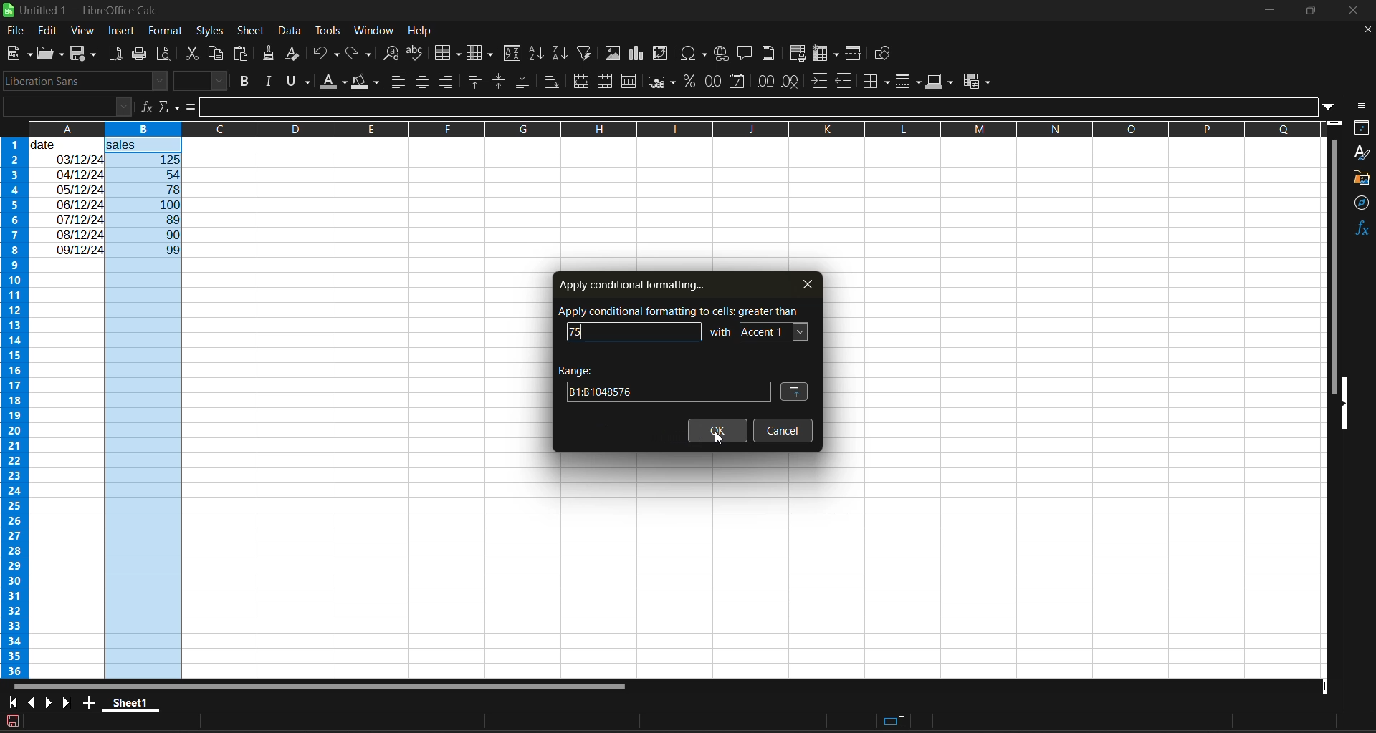 The height and width of the screenshot is (733, 1376). What do you see at coordinates (271, 81) in the screenshot?
I see `italic` at bounding box center [271, 81].